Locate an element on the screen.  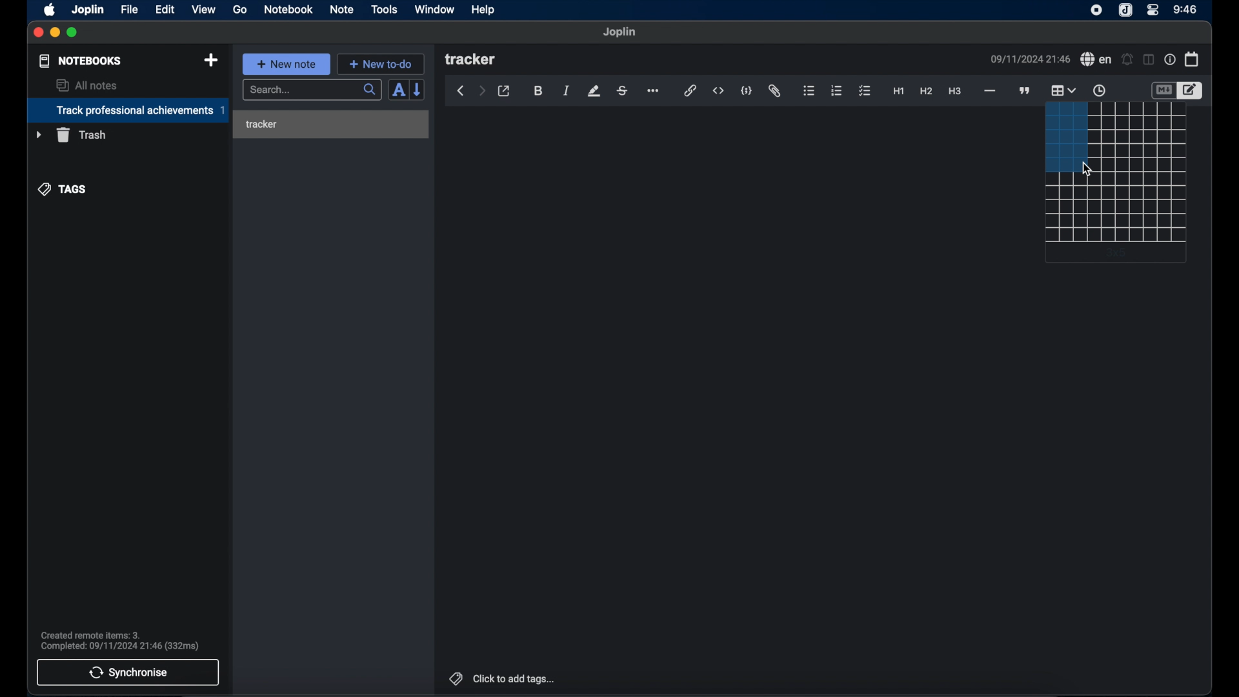
spell check is located at coordinates (1096, 59).